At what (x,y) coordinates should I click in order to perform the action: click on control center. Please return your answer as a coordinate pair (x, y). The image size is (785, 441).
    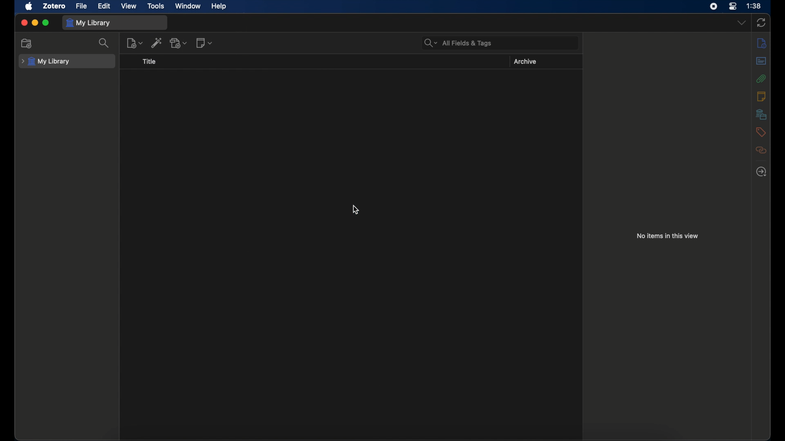
    Looking at the image, I should click on (733, 7).